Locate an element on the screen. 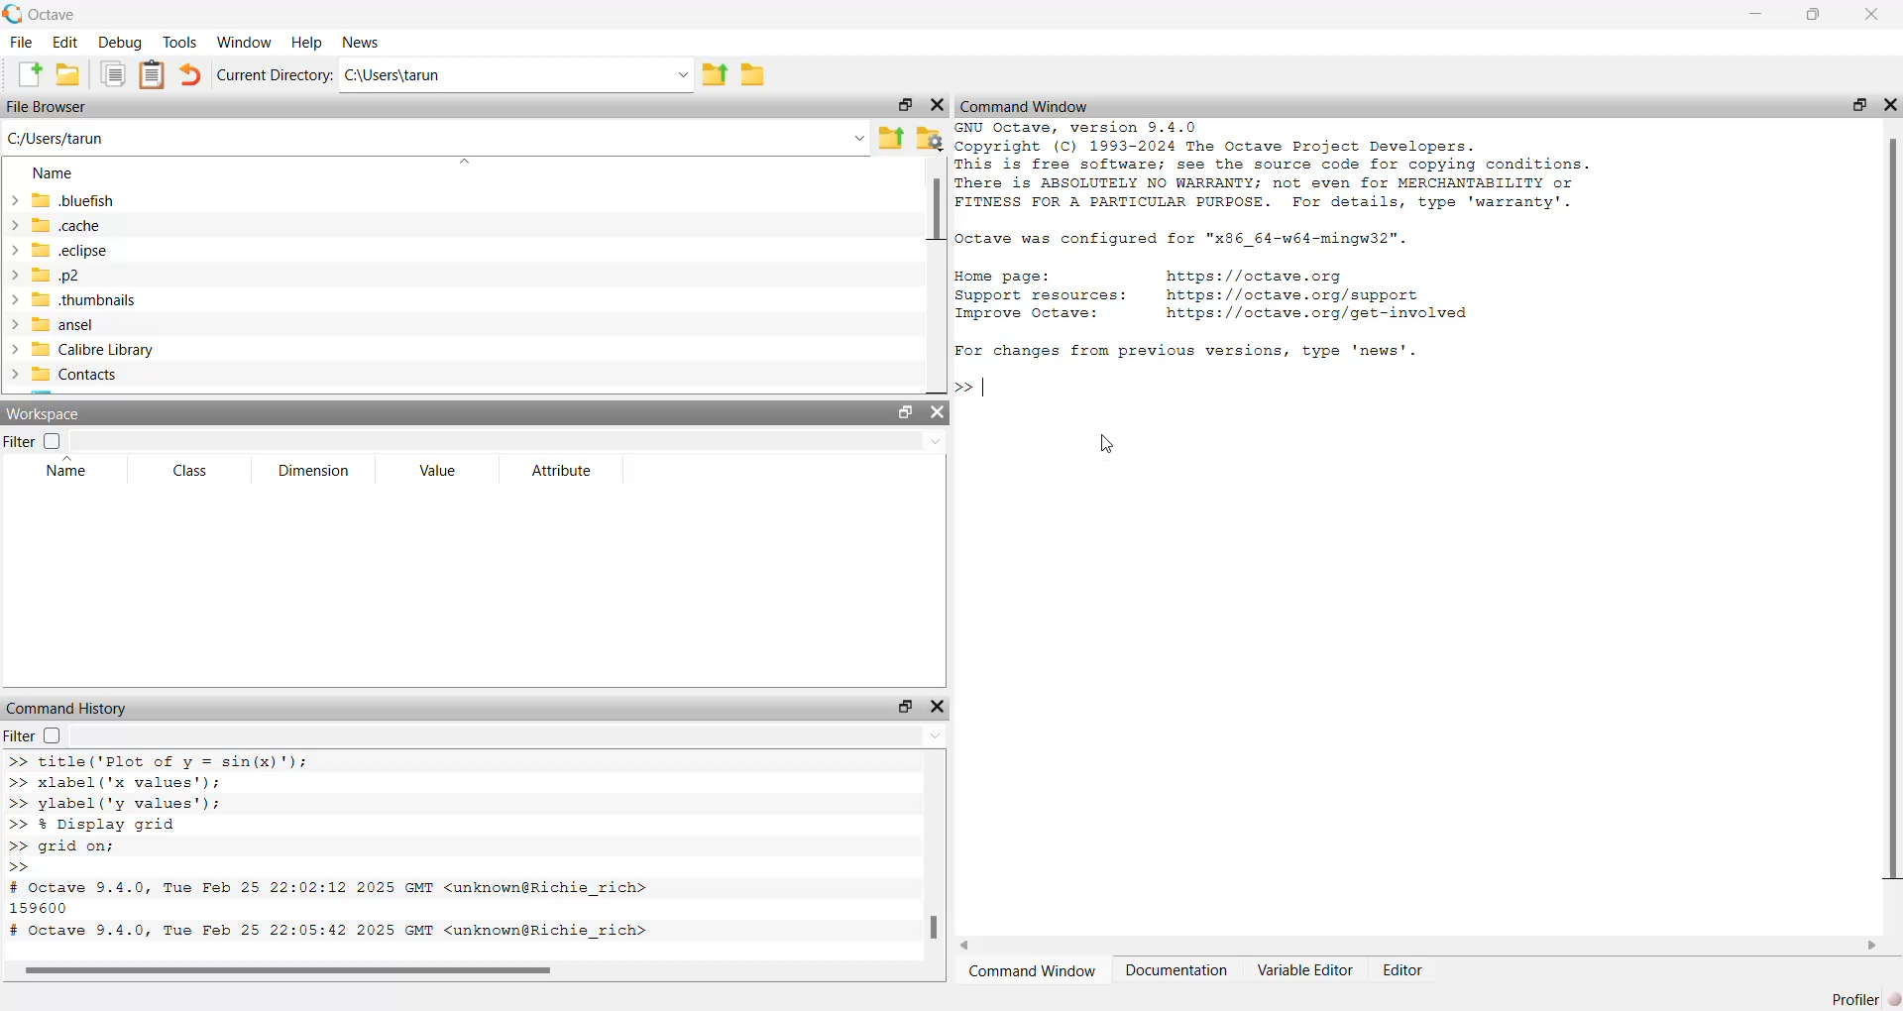  >> title('Plot of v = sin(x)"); is located at coordinates (160, 760).